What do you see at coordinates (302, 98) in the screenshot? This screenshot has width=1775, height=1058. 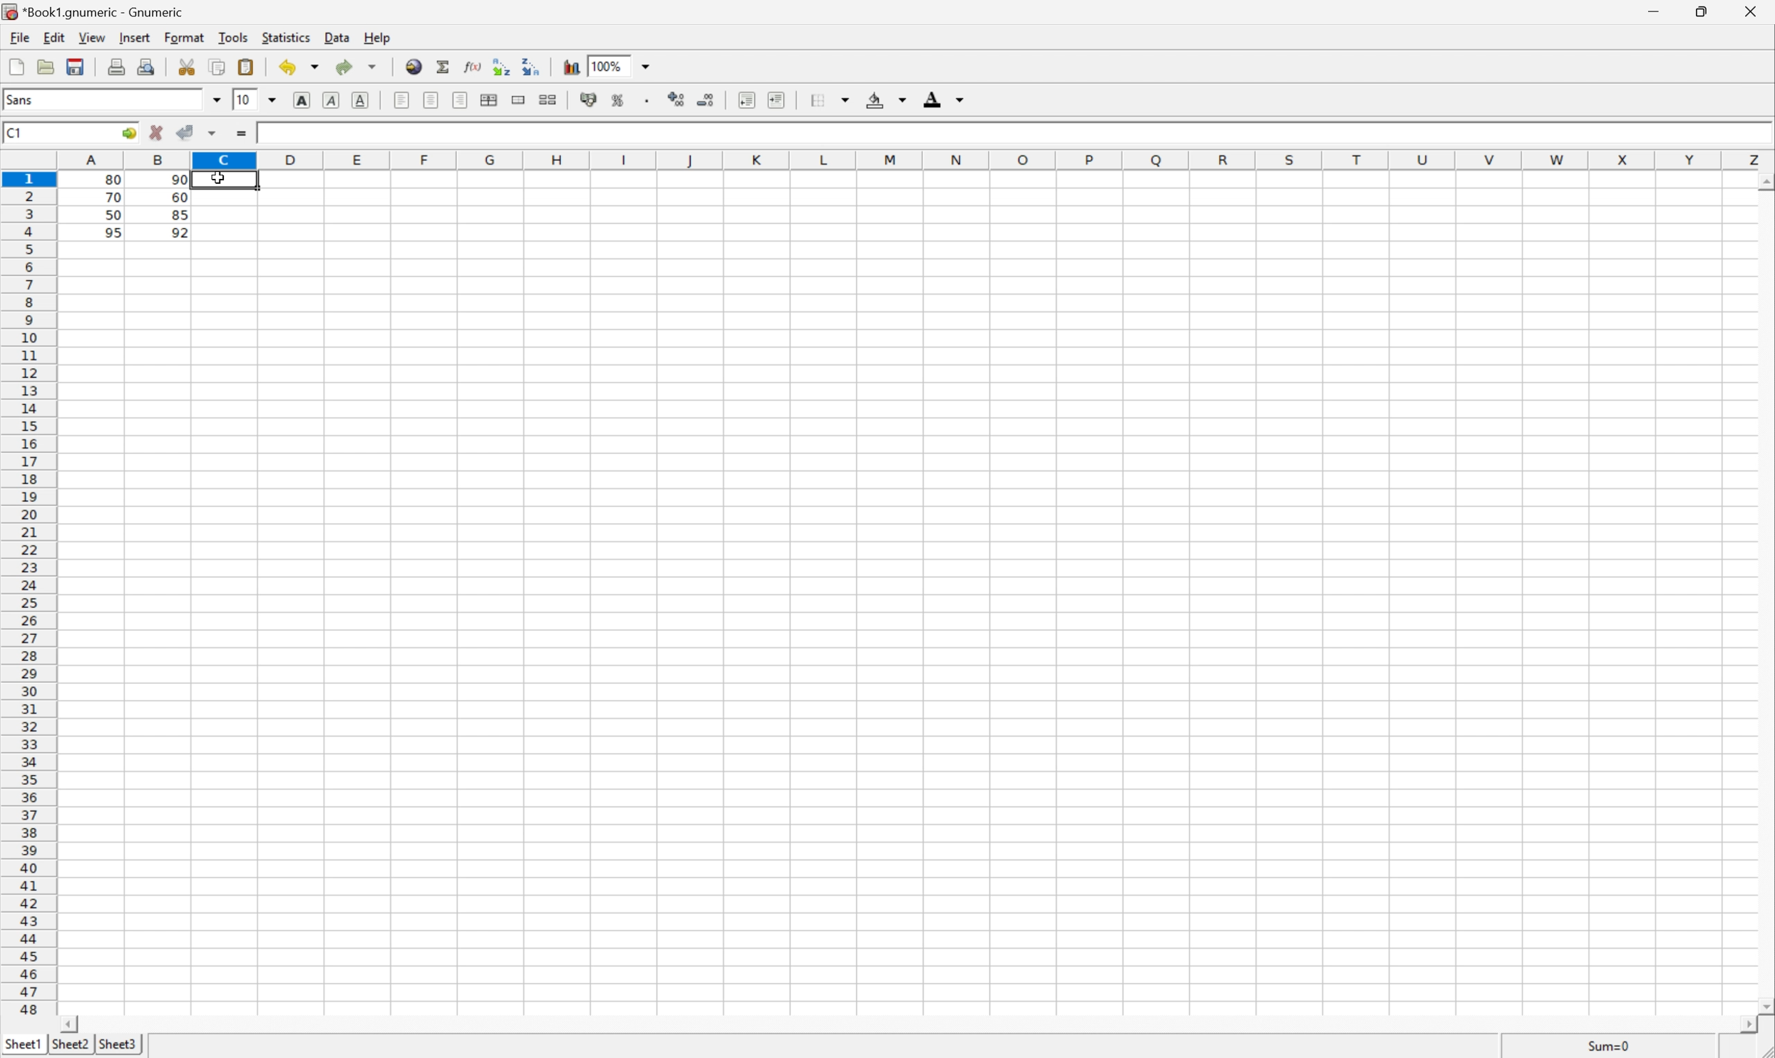 I see `Bold` at bounding box center [302, 98].